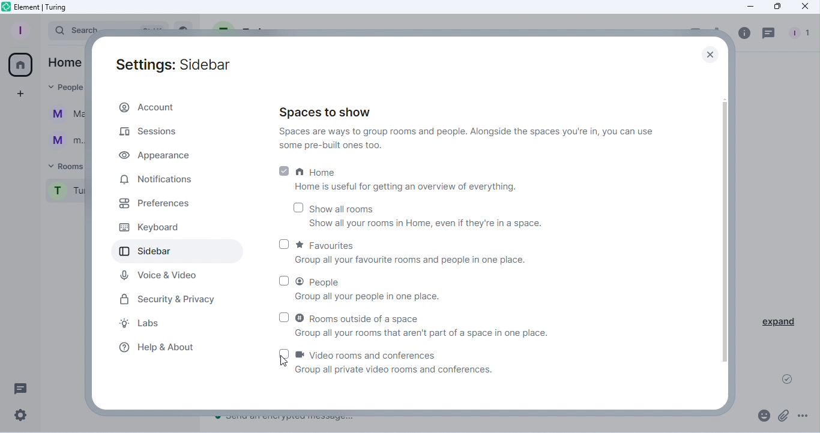 This screenshot has width=820, height=433. What do you see at coordinates (435, 251) in the screenshot?
I see `Favourites` at bounding box center [435, 251].